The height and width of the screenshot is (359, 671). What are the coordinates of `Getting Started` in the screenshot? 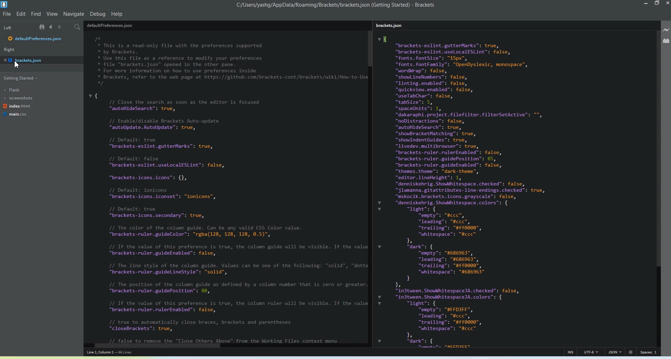 It's located at (19, 79).